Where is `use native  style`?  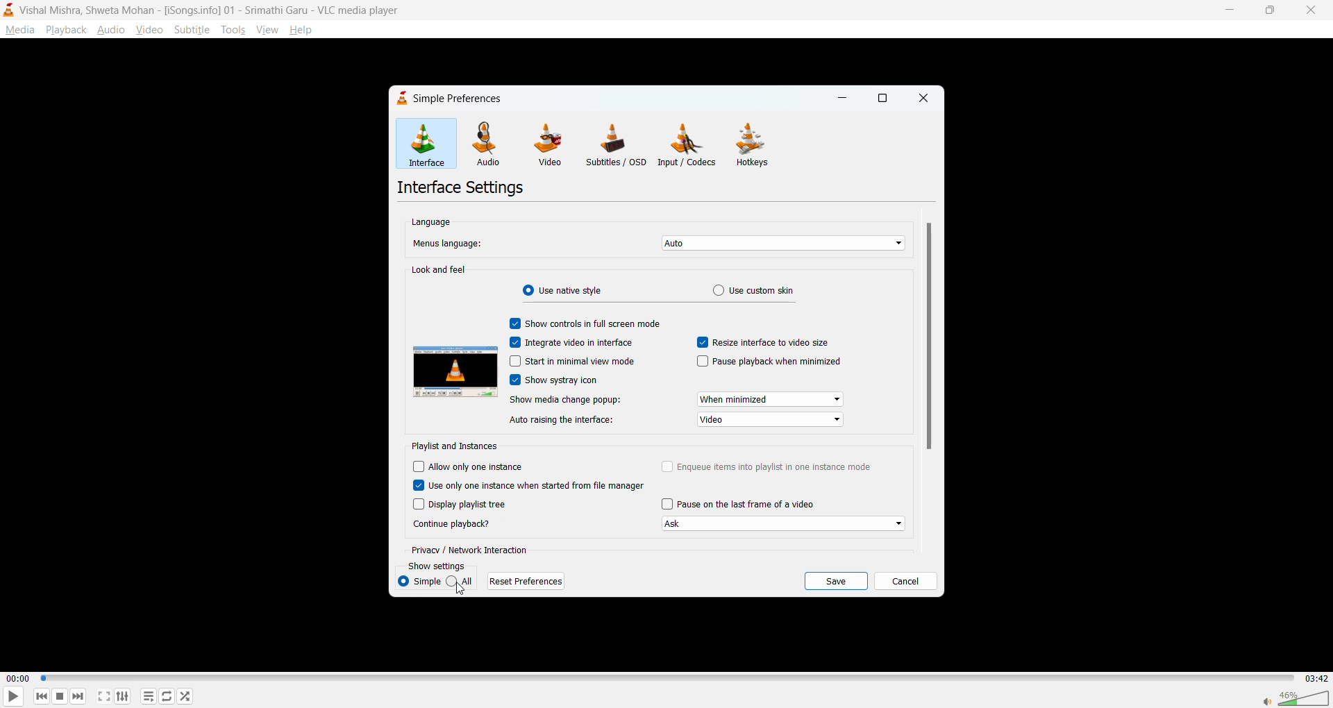 use native  style is located at coordinates (567, 292).